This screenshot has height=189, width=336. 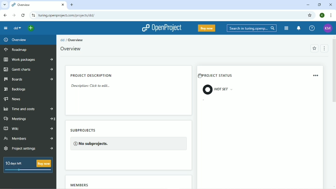 I want to click on Back, so click(x=5, y=15).